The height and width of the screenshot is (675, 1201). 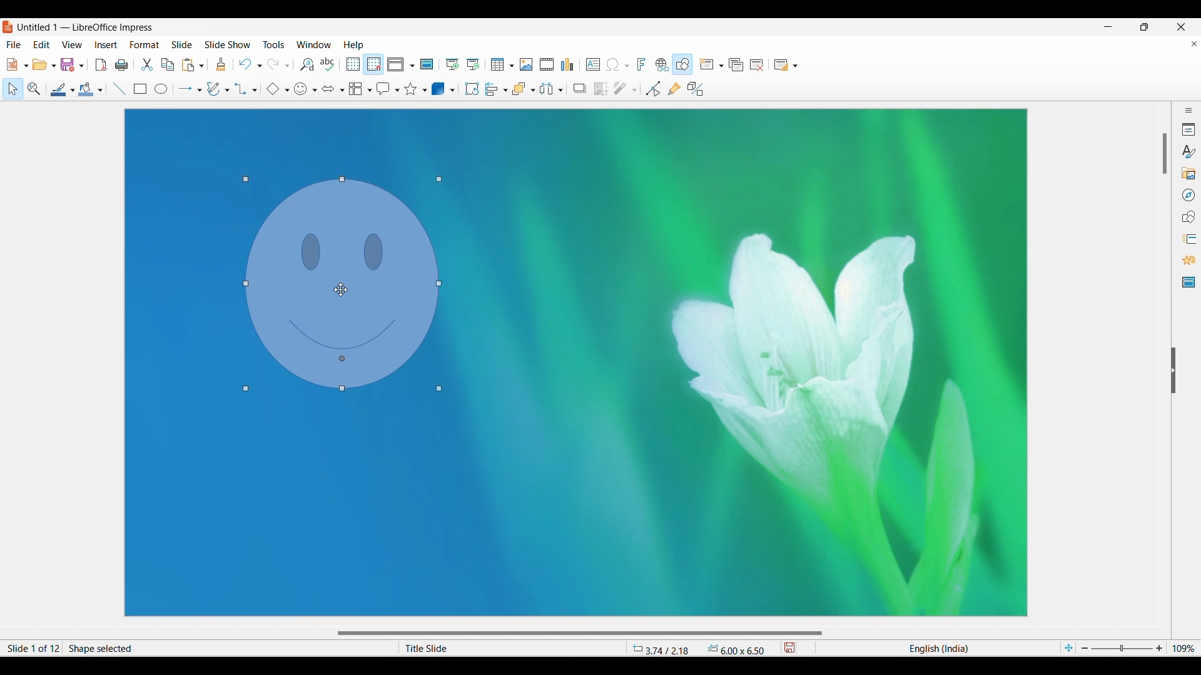 I want to click on Properties, so click(x=1188, y=129).